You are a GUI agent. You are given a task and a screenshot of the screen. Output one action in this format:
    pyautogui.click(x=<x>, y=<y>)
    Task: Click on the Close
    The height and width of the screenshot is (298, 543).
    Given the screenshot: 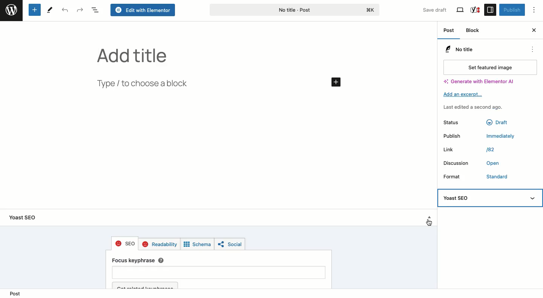 What is the action you would take?
    pyautogui.click(x=534, y=29)
    